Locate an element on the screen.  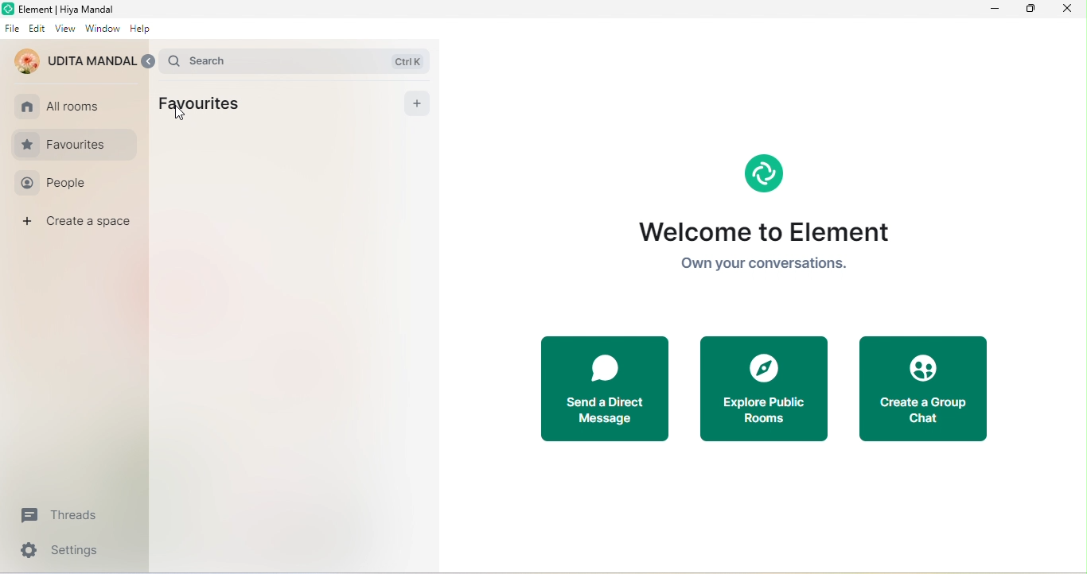
view is located at coordinates (65, 29).